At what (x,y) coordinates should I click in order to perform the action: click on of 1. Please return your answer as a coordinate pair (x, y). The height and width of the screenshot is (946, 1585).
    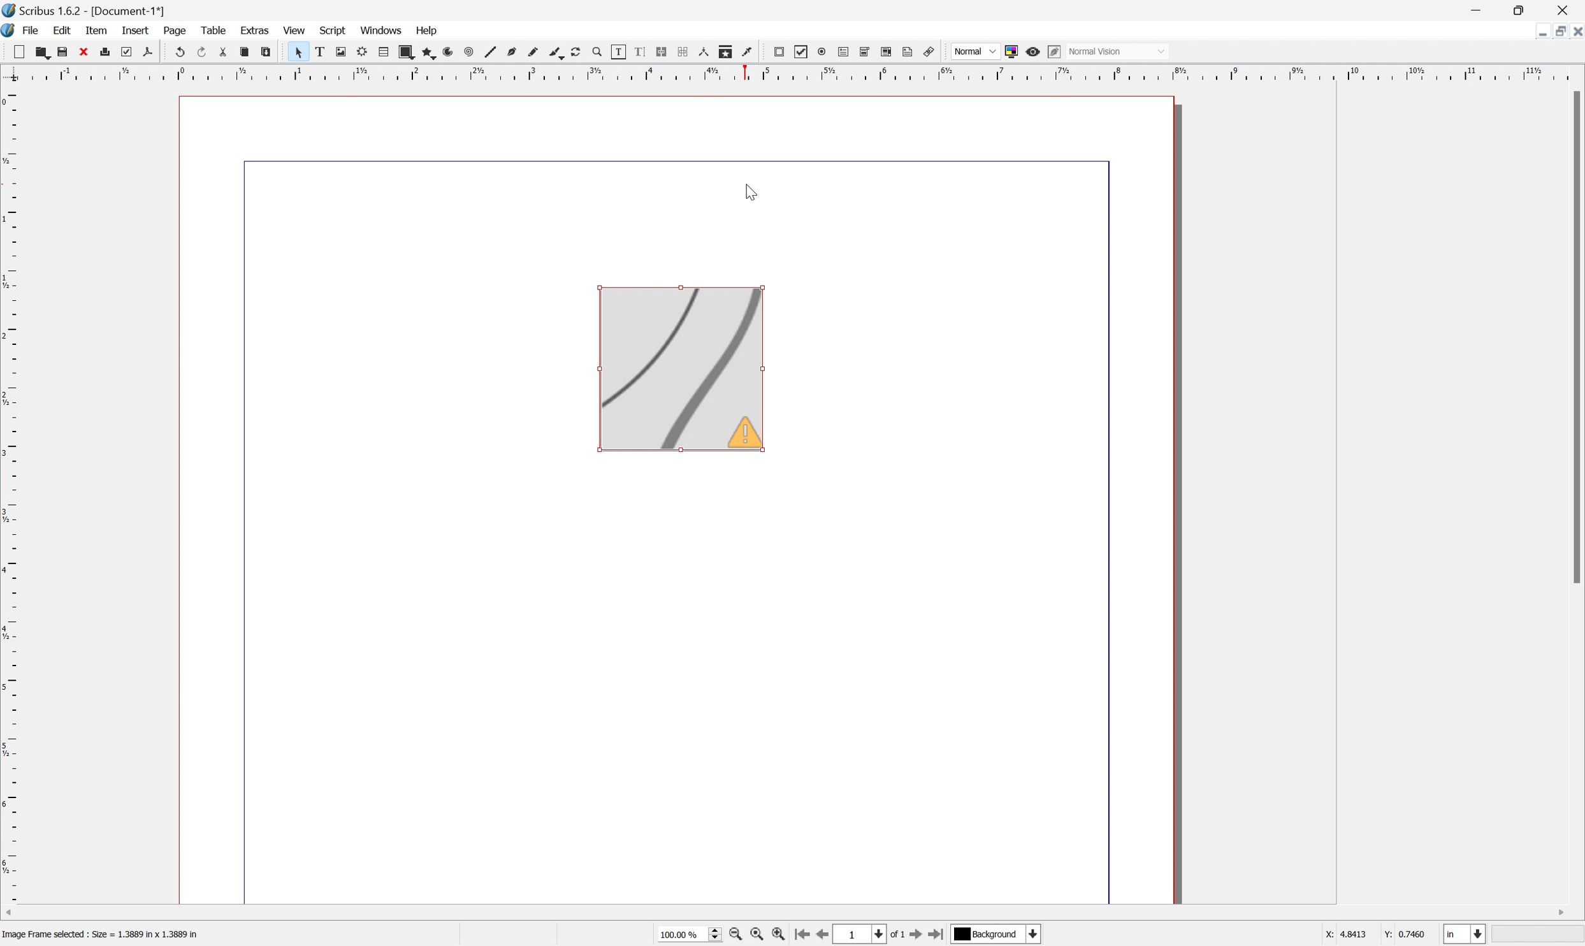
    Looking at the image, I should click on (899, 936).